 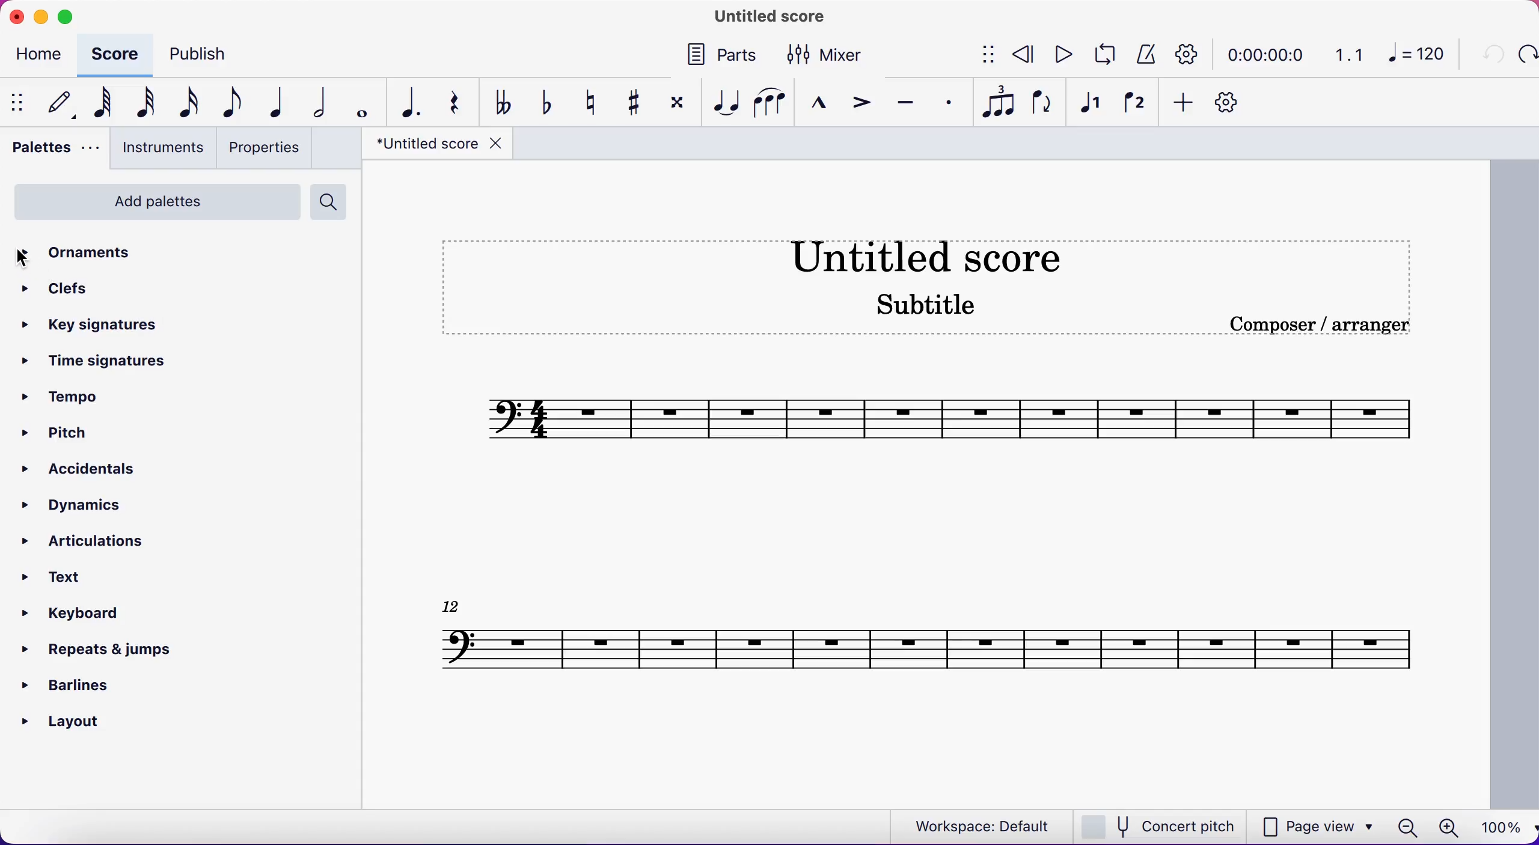 What do you see at coordinates (1333, 325) in the screenshot?
I see `Composer / arranger` at bounding box center [1333, 325].